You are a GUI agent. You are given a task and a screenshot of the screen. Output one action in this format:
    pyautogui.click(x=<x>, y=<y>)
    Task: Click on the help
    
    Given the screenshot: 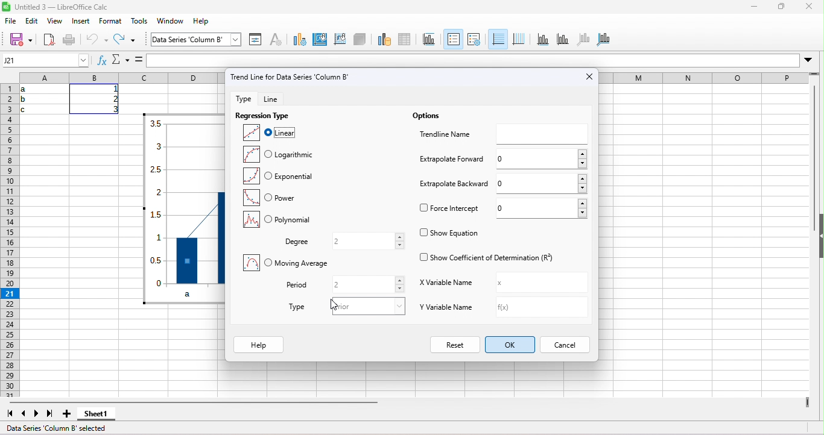 What is the action you would take?
    pyautogui.click(x=208, y=23)
    